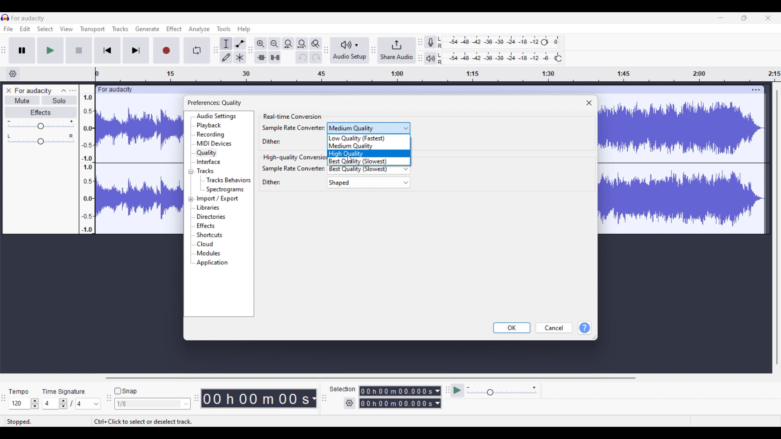 The image size is (781, 439). Describe the element at coordinates (50, 404) in the screenshot. I see `Input time signature` at that location.